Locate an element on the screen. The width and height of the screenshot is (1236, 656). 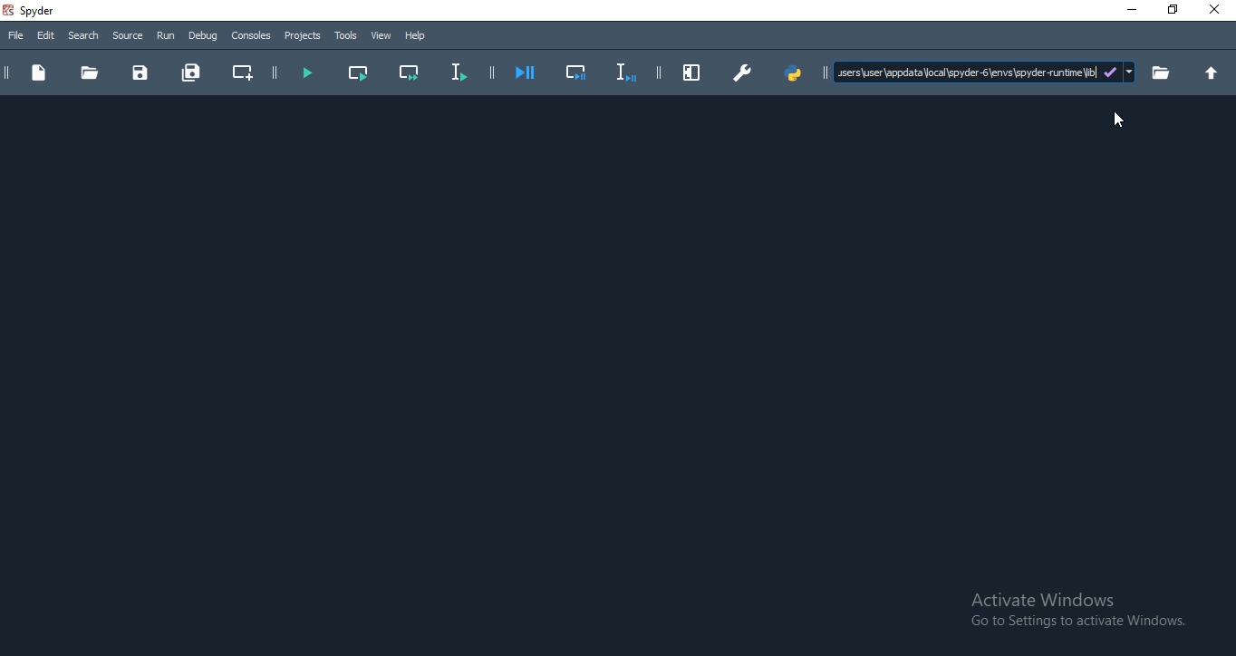
run current cell is located at coordinates (356, 71).